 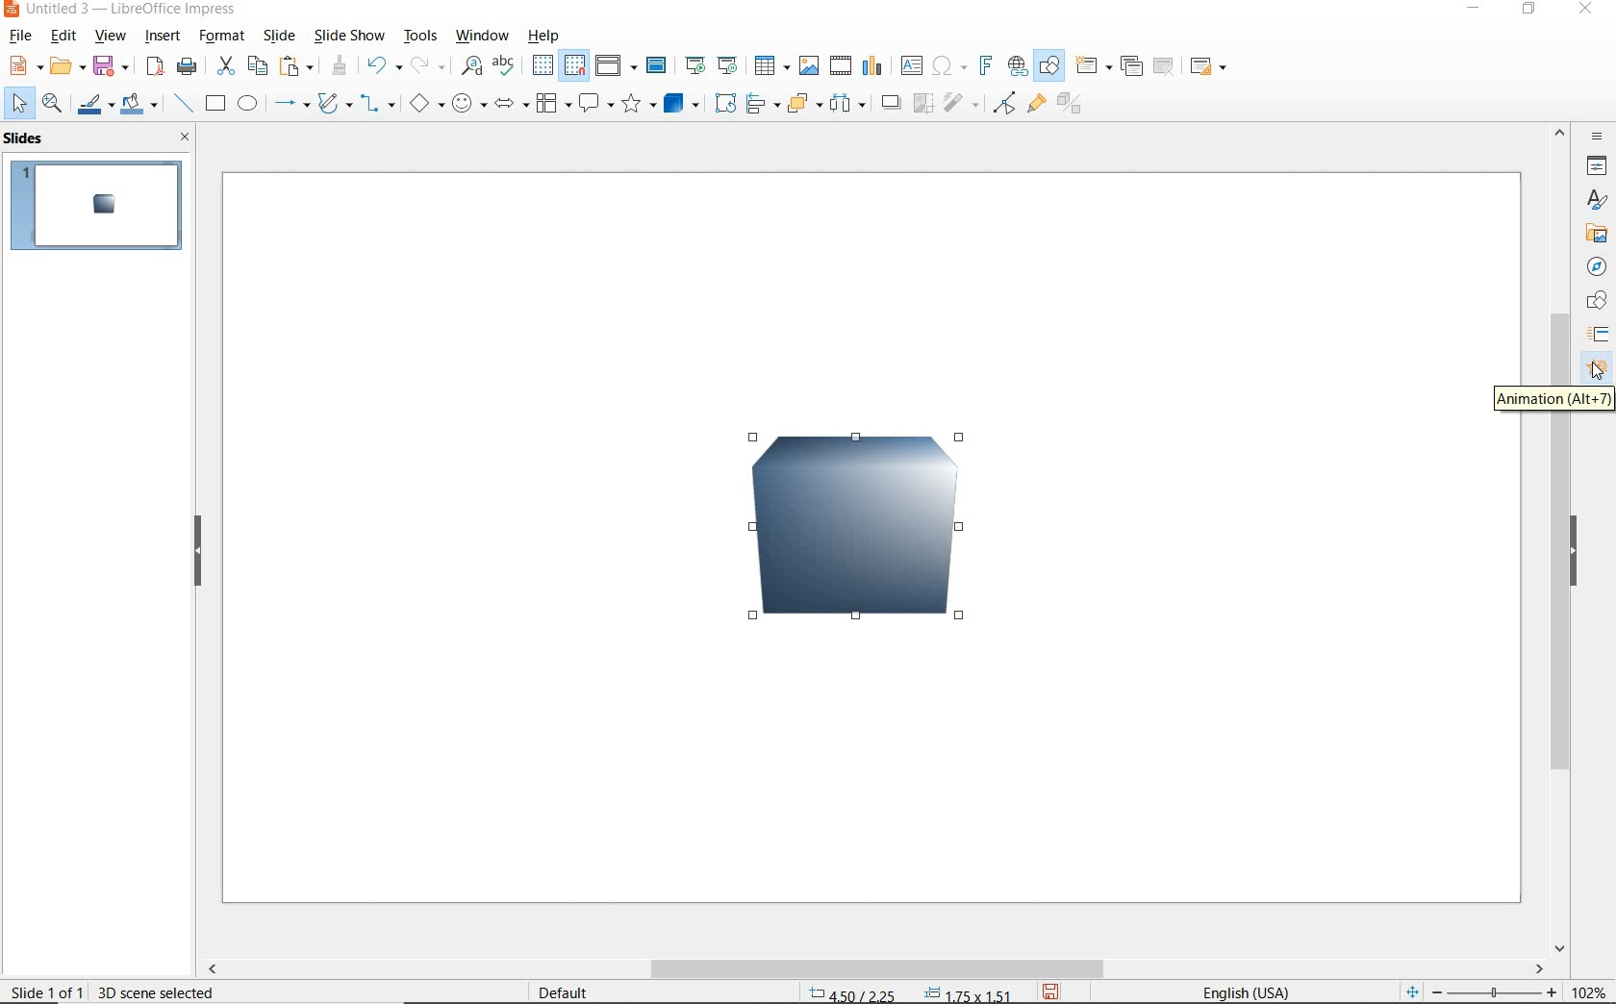 What do you see at coordinates (771, 65) in the screenshot?
I see `insert table` at bounding box center [771, 65].